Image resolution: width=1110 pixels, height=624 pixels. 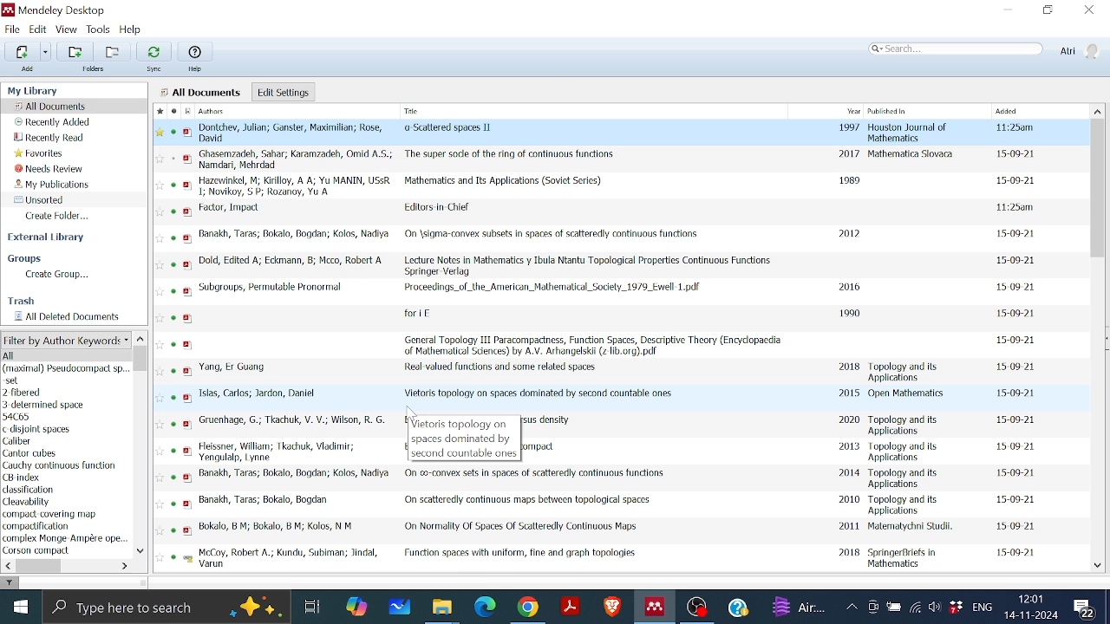 I want to click on date, so click(x=1014, y=367).